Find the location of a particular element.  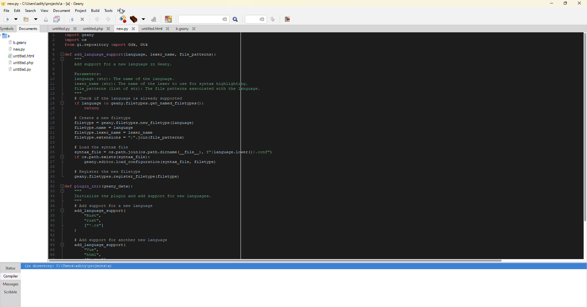

file is located at coordinates (185, 30).